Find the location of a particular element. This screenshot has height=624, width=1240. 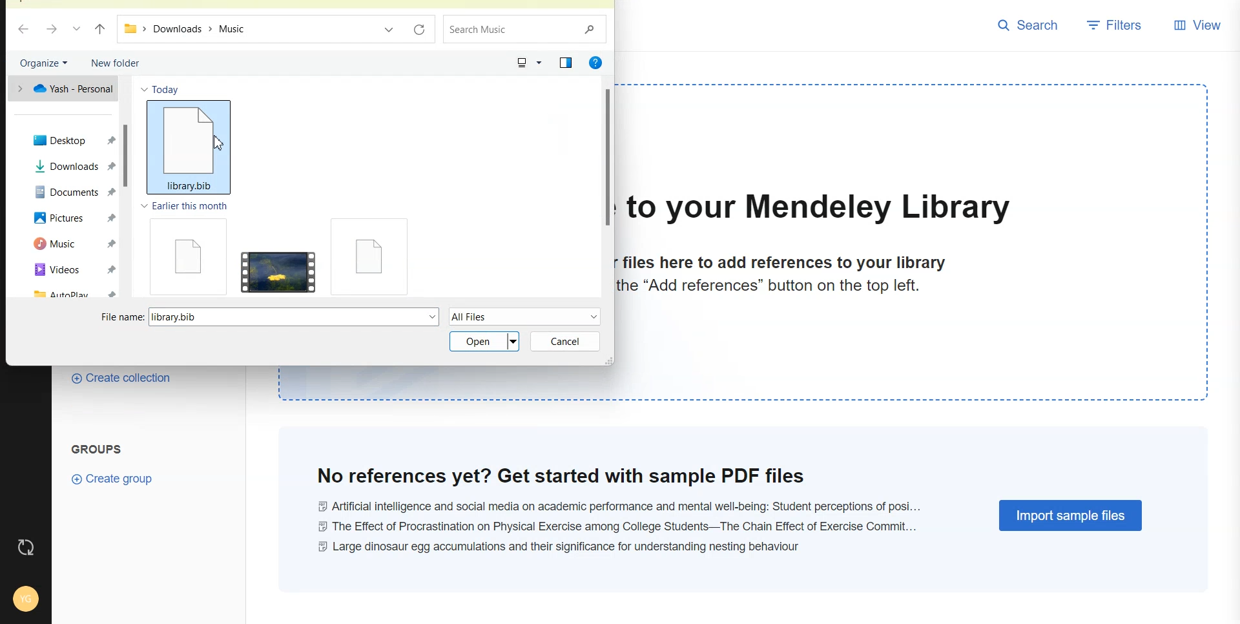

library.bib is located at coordinates (295, 317).